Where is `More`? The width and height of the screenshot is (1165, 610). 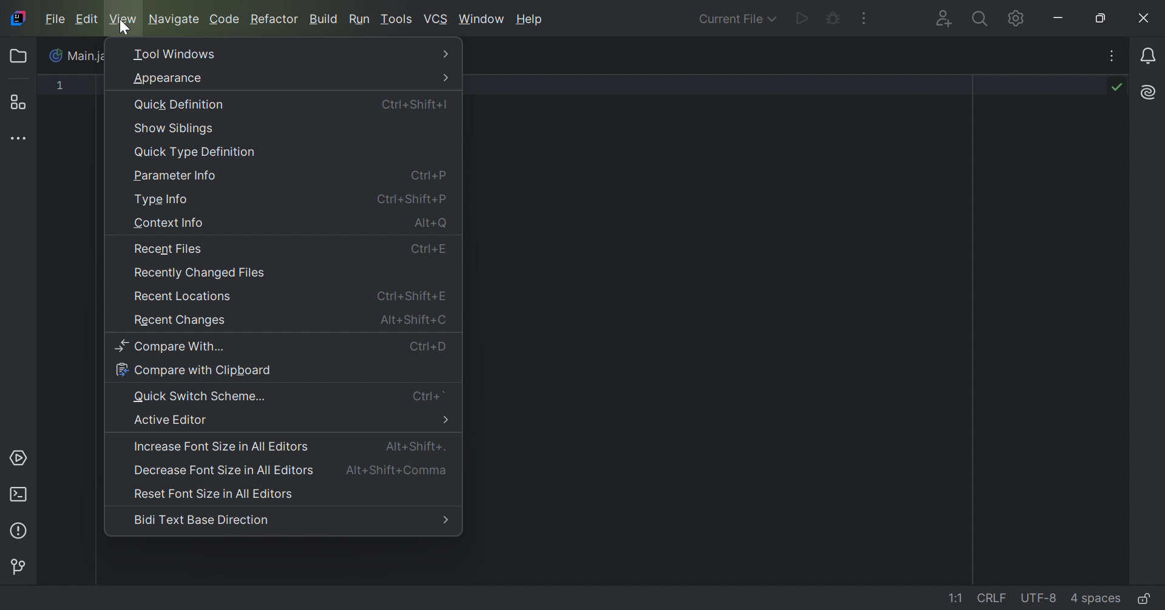
More is located at coordinates (447, 78).